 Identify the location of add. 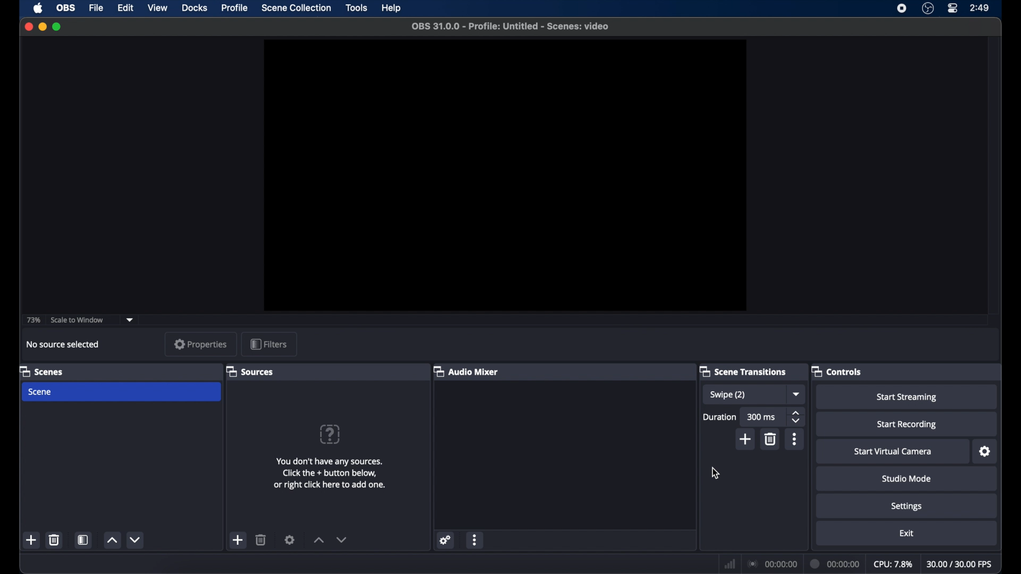
(744, 441).